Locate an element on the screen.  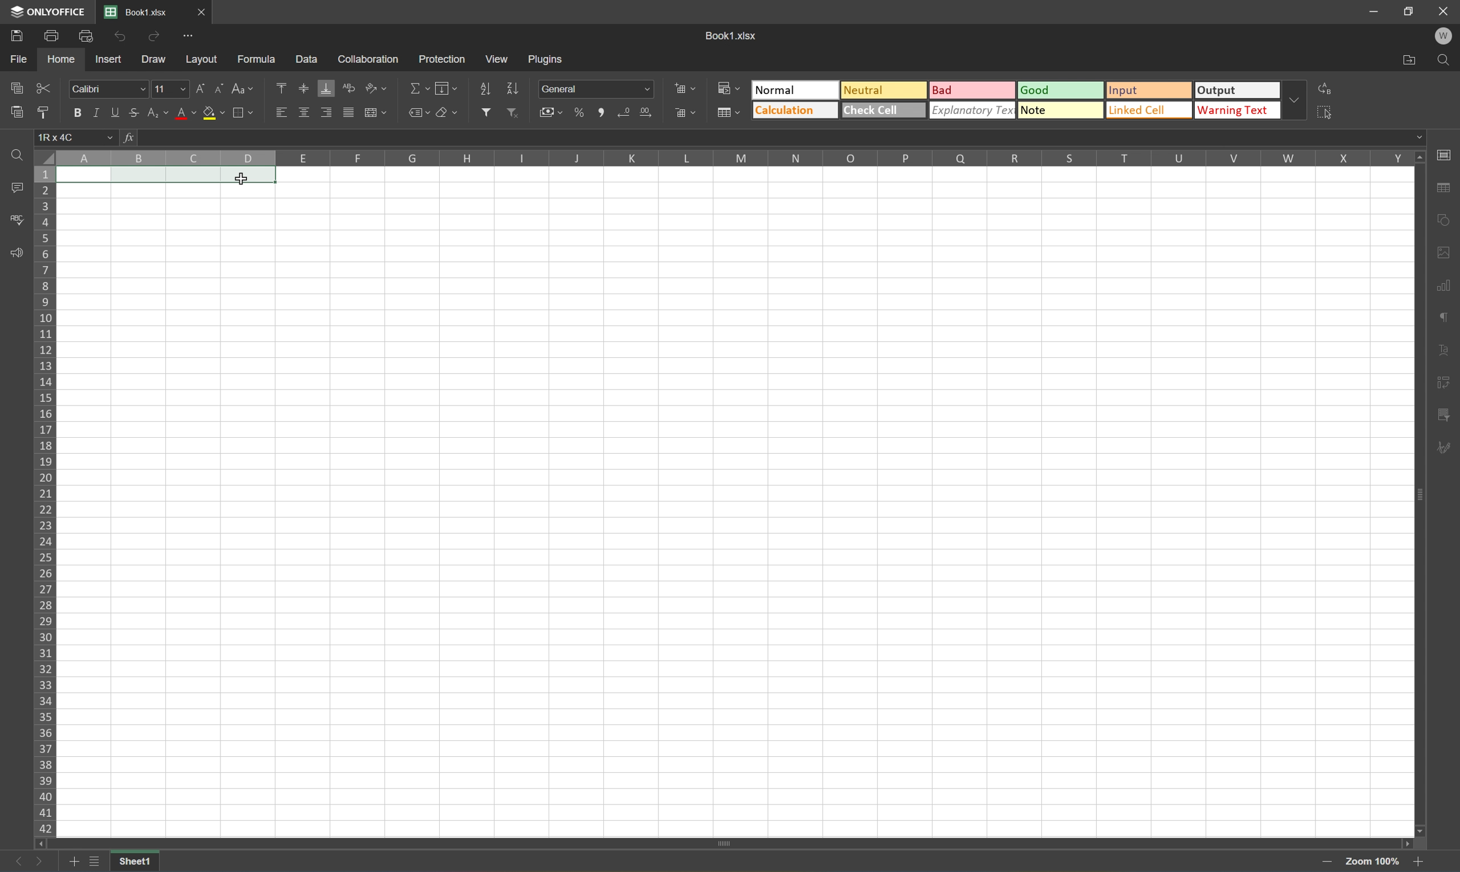
Explanatory text is located at coordinates (973, 109).